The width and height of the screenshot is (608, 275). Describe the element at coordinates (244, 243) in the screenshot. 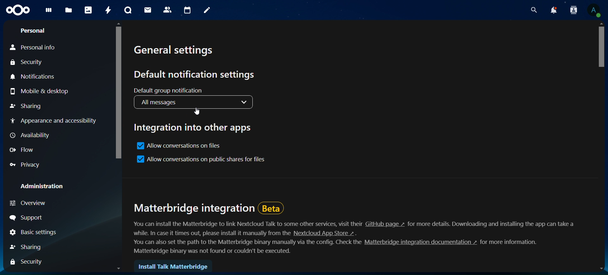

I see `text` at that location.